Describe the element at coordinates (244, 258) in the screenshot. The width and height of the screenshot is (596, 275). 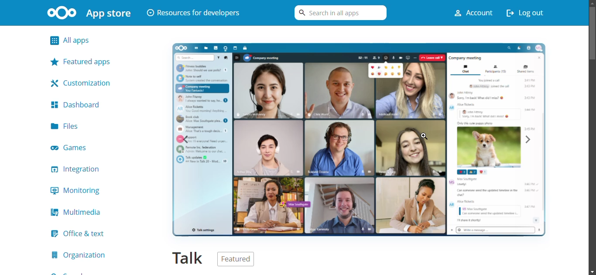
I see `featured` at that location.